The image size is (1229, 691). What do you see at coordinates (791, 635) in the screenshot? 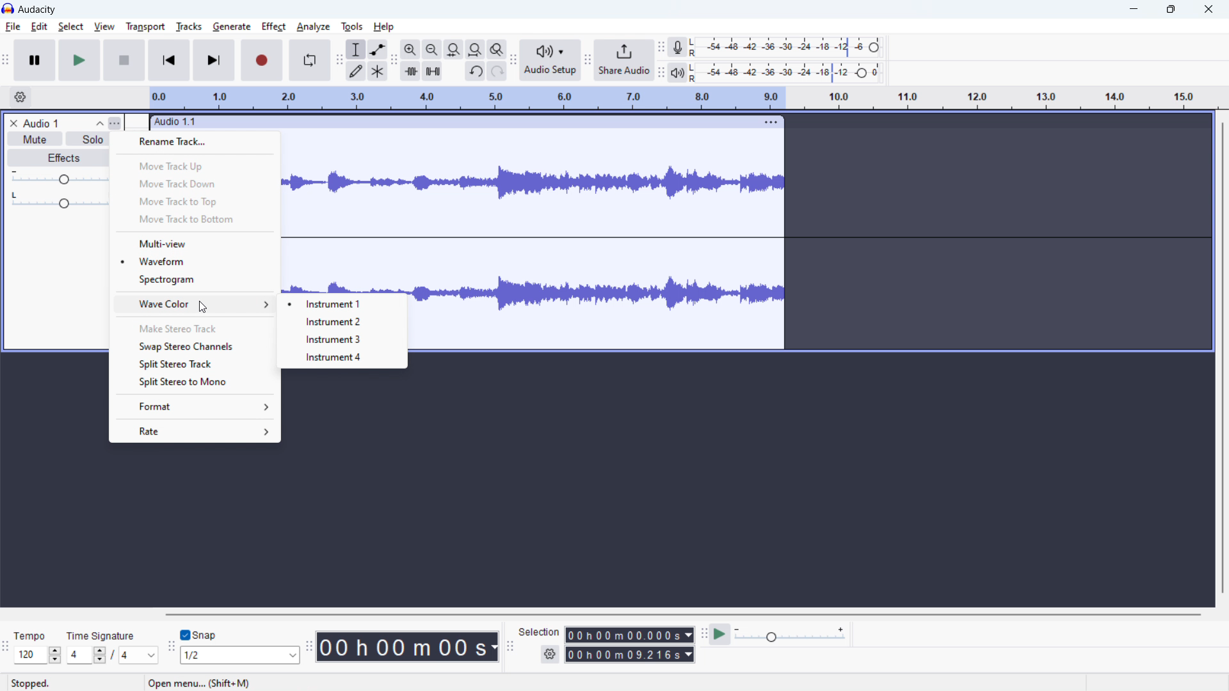
I see `playback speed` at bounding box center [791, 635].